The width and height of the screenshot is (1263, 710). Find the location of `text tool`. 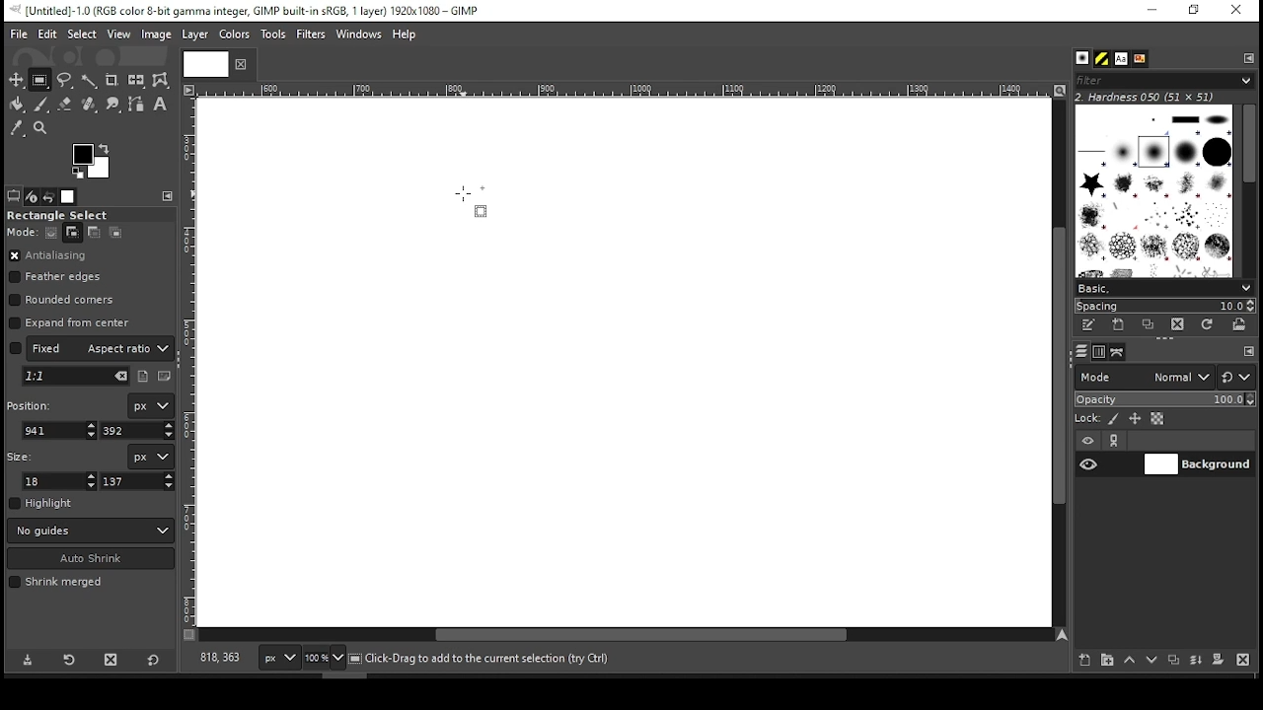

text tool is located at coordinates (160, 106).